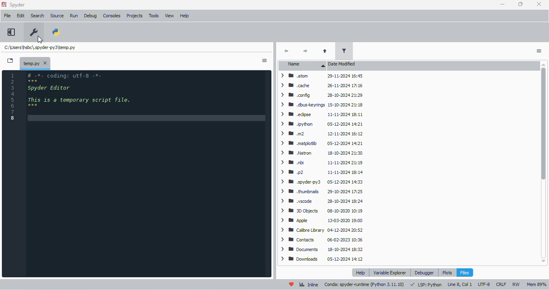  Describe the element at coordinates (539, 51) in the screenshot. I see `options` at that location.